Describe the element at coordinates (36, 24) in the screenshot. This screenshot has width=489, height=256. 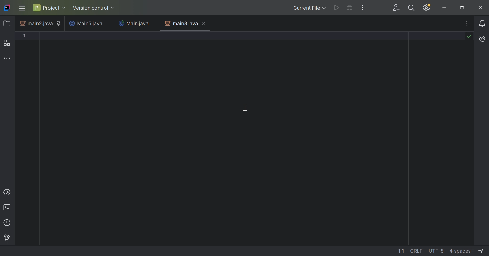
I see `main2.java` at that location.